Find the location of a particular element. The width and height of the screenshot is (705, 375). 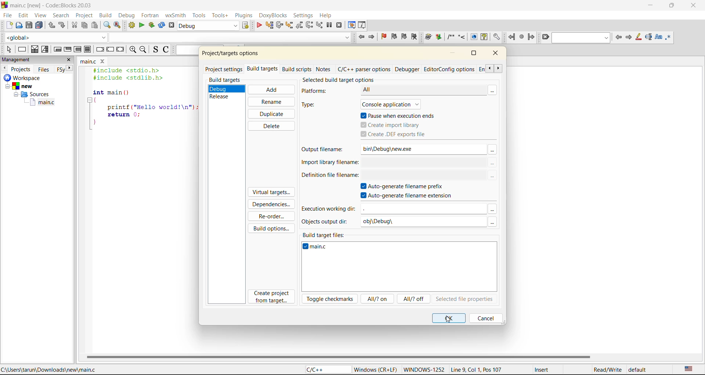

copy is located at coordinates (85, 25).